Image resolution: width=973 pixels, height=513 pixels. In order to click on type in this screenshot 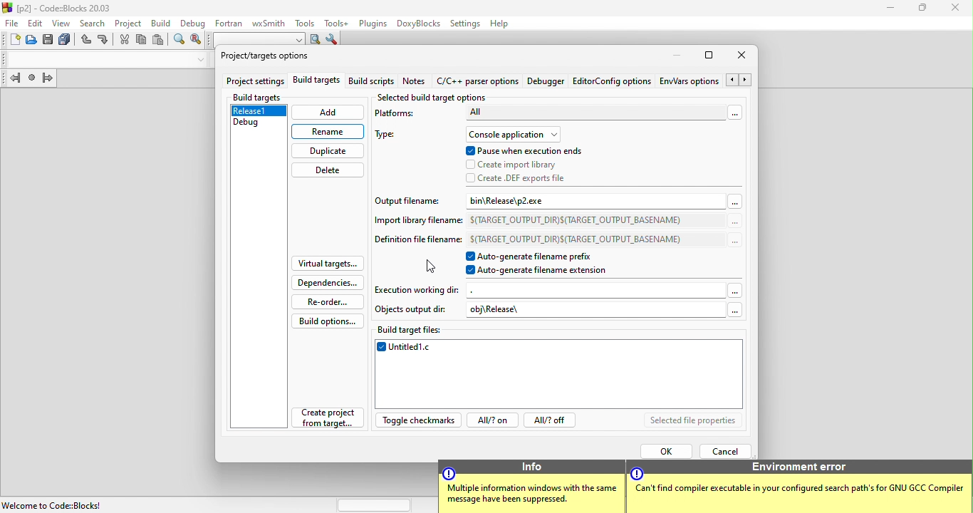, I will do `click(391, 136)`.